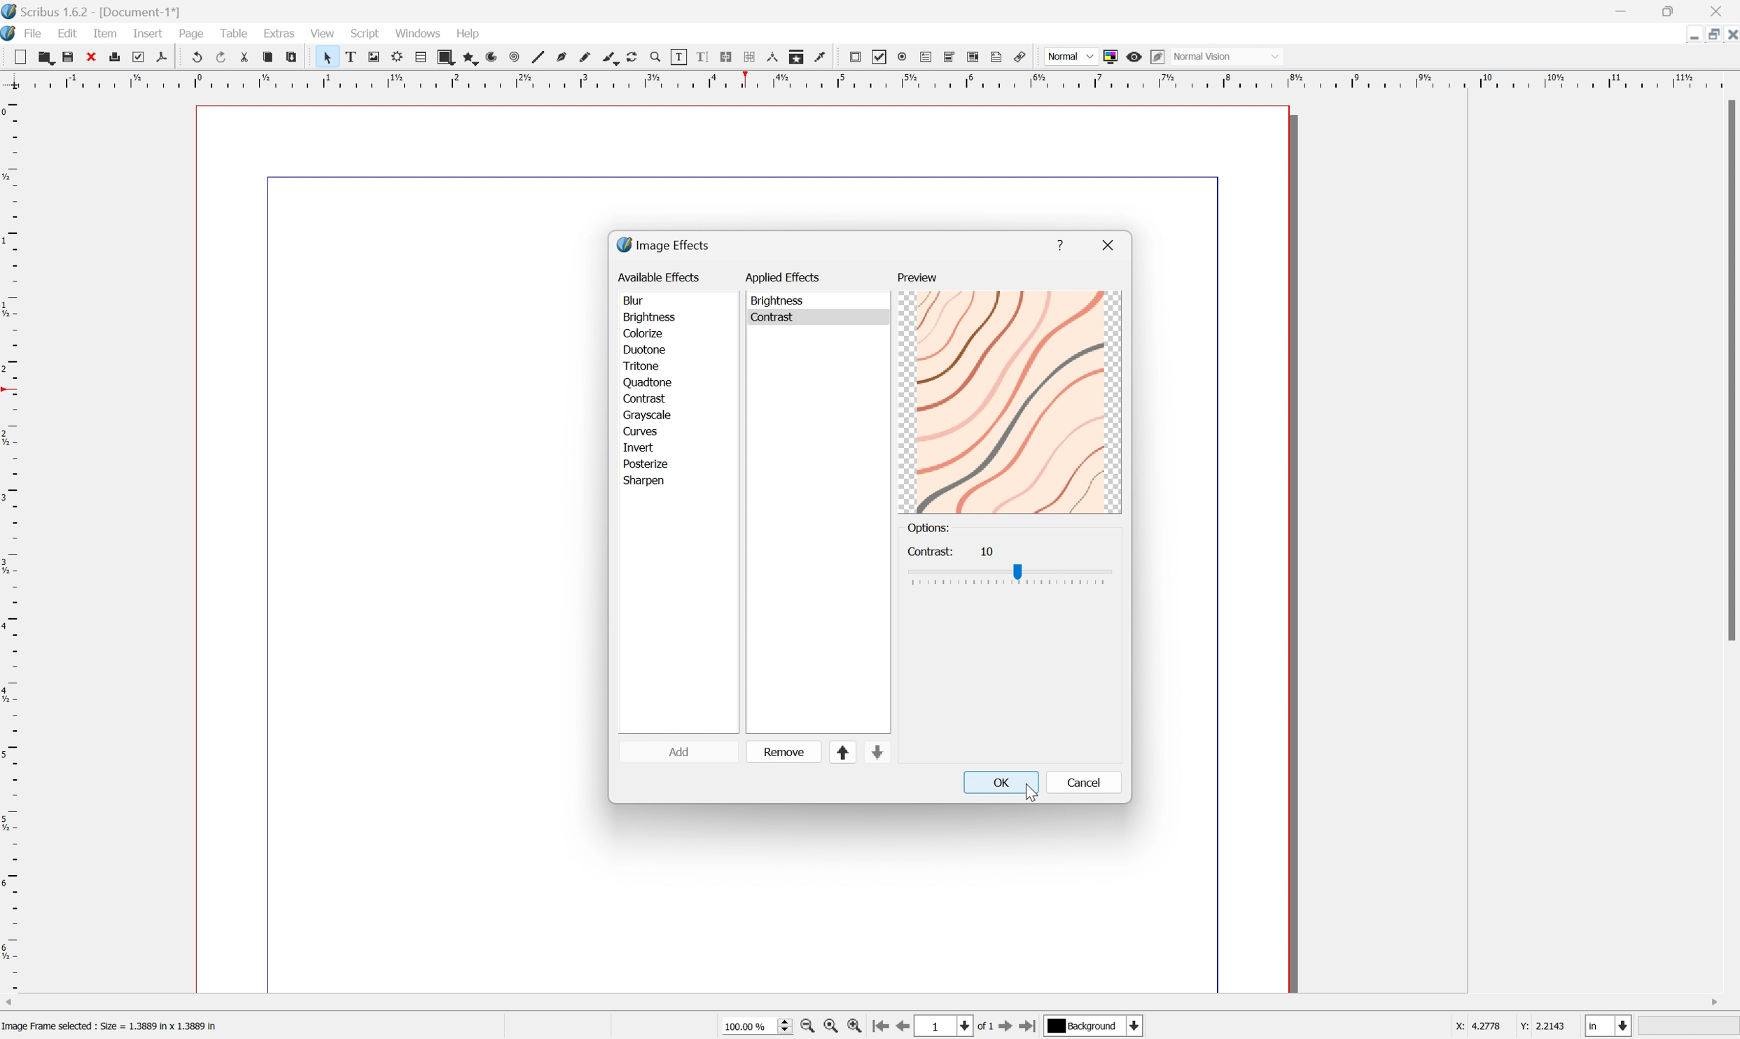 The image size is (1740, 1039). I want to click on Zoom In, so click(857, 1028).